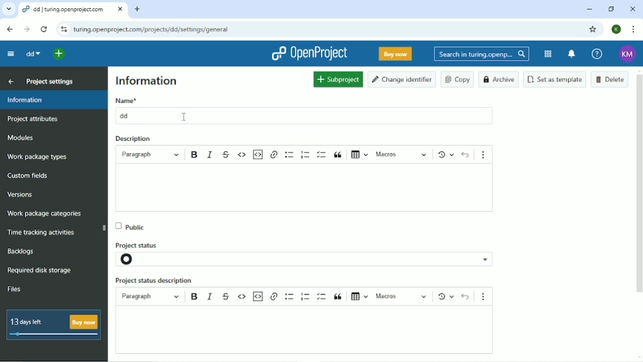 This screenshot has height=362, width=643. Describe the element at coordinates (126, 100) in the screenshot. I see `Name` at that location.